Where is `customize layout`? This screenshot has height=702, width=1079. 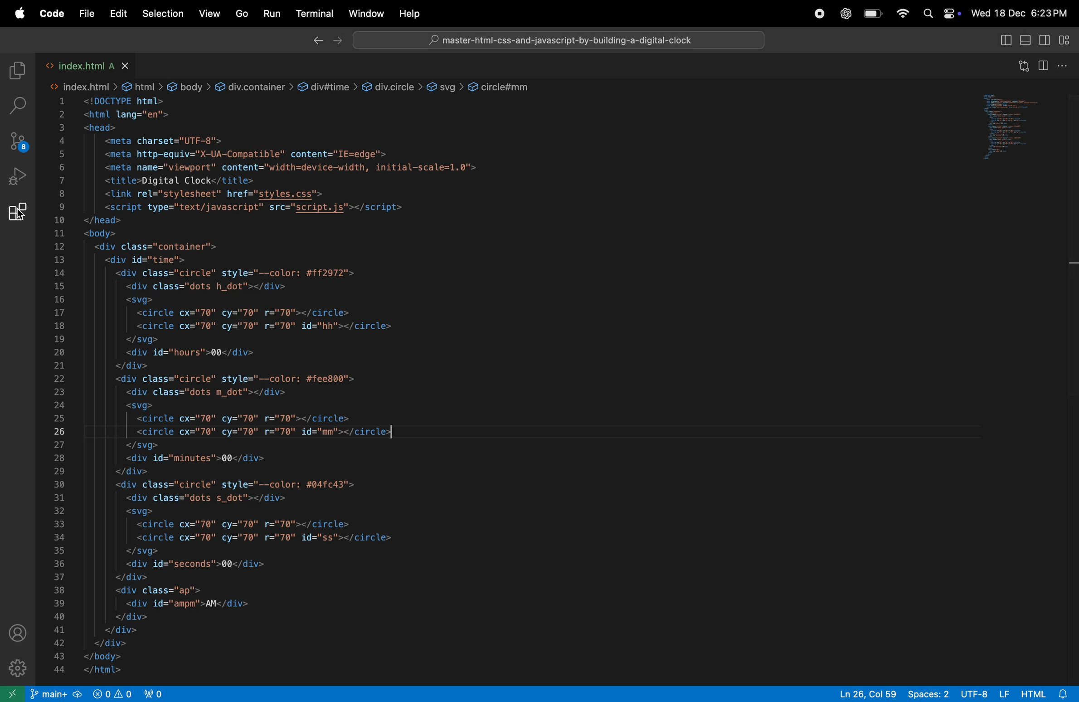
customize layout is located at coordinates (1068, 41).